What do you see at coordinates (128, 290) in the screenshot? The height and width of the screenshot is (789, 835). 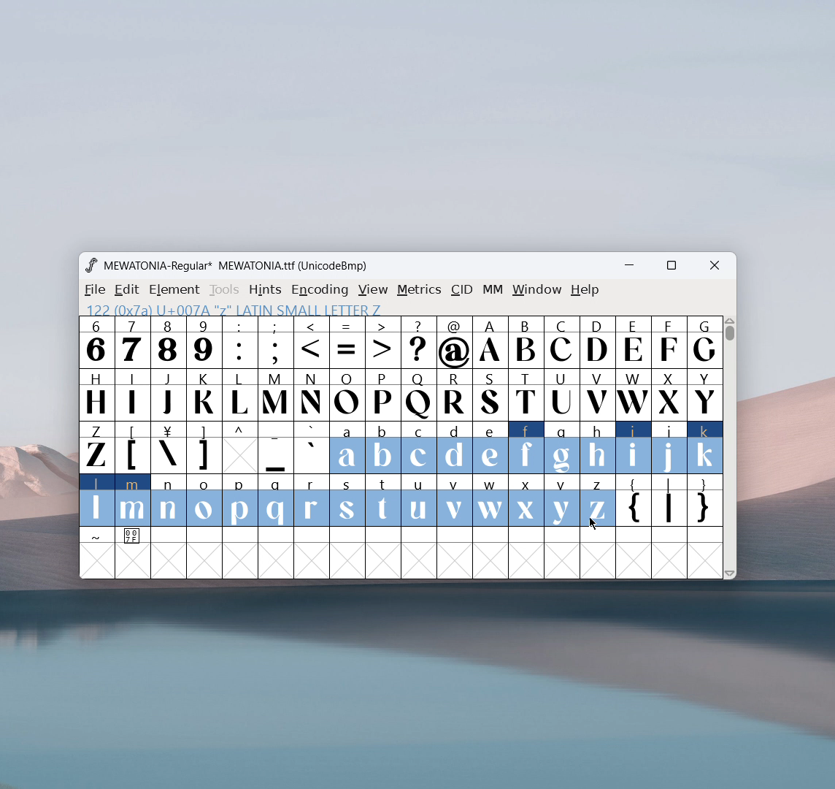 I see `edit` at bounding box center [128, 290].